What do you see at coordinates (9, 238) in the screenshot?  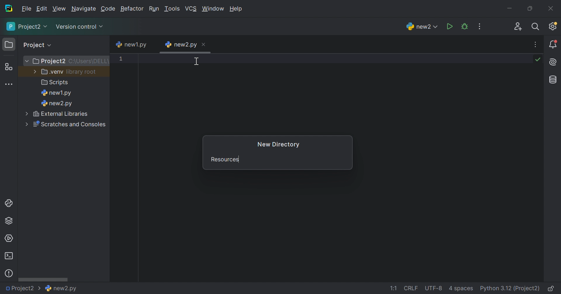 I see `Services` at bounding box center [9, 238].